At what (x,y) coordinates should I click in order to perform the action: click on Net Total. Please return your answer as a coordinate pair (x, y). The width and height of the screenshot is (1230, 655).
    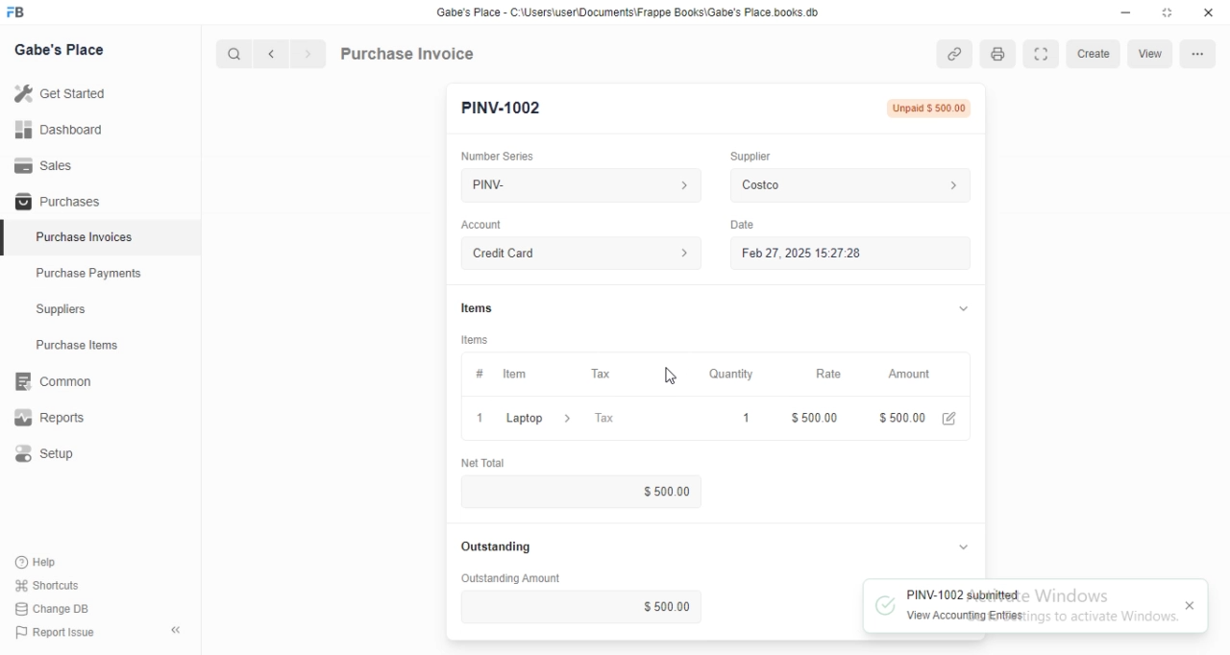
    Looking at the image, I should click on (482, 463).